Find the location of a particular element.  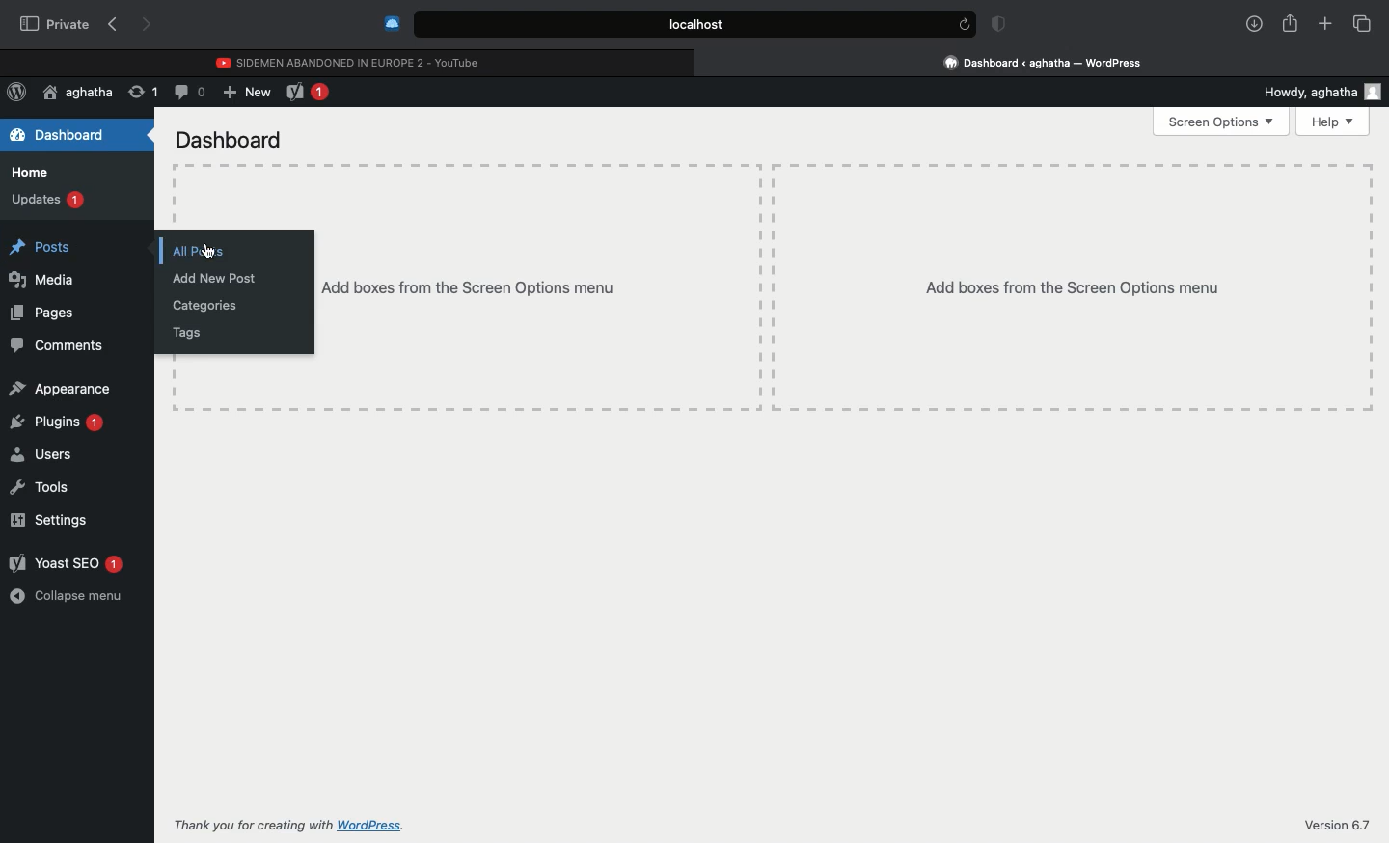

Categories is located at coordinates (204, 306).